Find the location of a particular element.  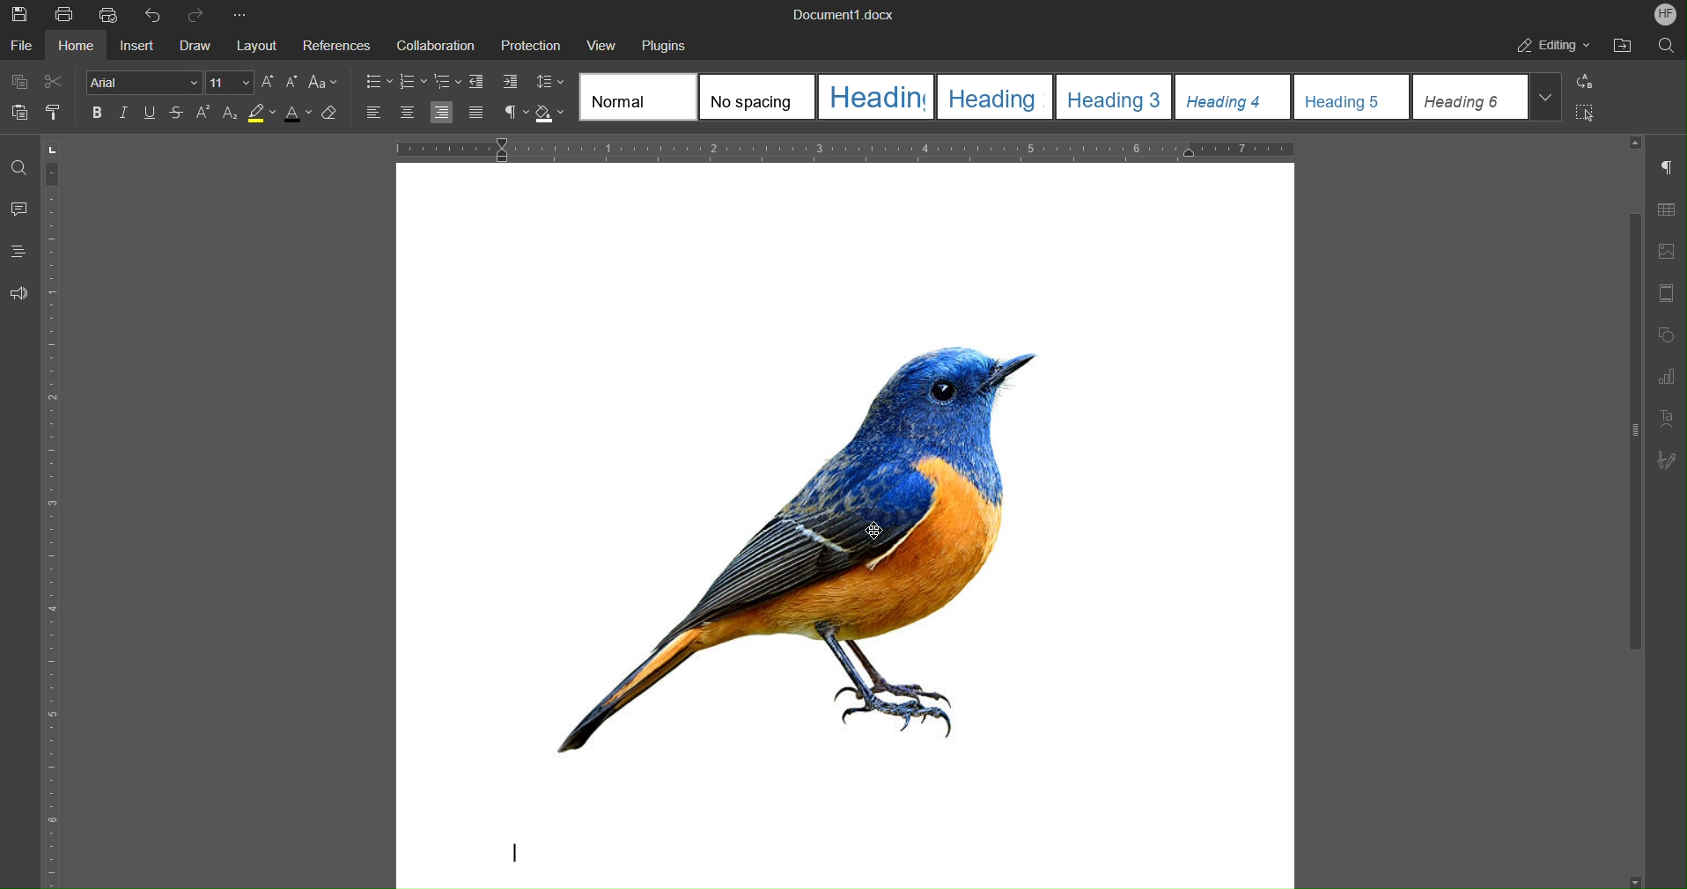

View is located at coordinates (593, 41).